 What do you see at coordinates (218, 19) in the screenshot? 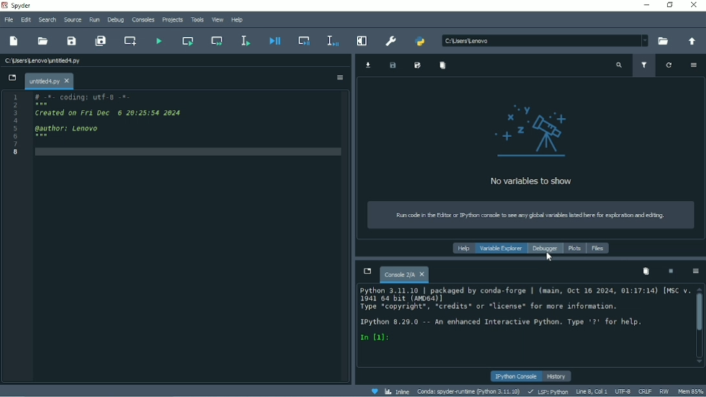
I see `View` at bounding box center [218, 19].